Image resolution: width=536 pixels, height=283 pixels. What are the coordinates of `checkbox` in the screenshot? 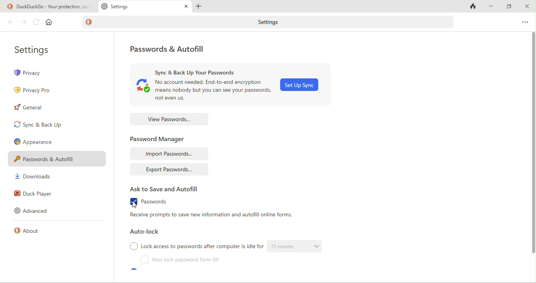 It's located at (133, 246).